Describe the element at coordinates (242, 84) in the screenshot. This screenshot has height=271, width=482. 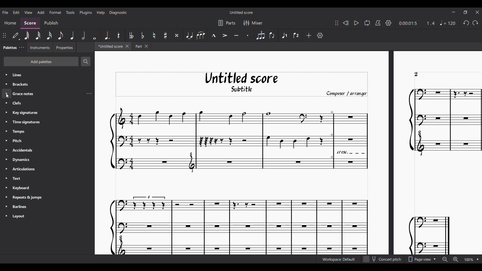
I see `Score title, sub-title, and composer name` at that location.